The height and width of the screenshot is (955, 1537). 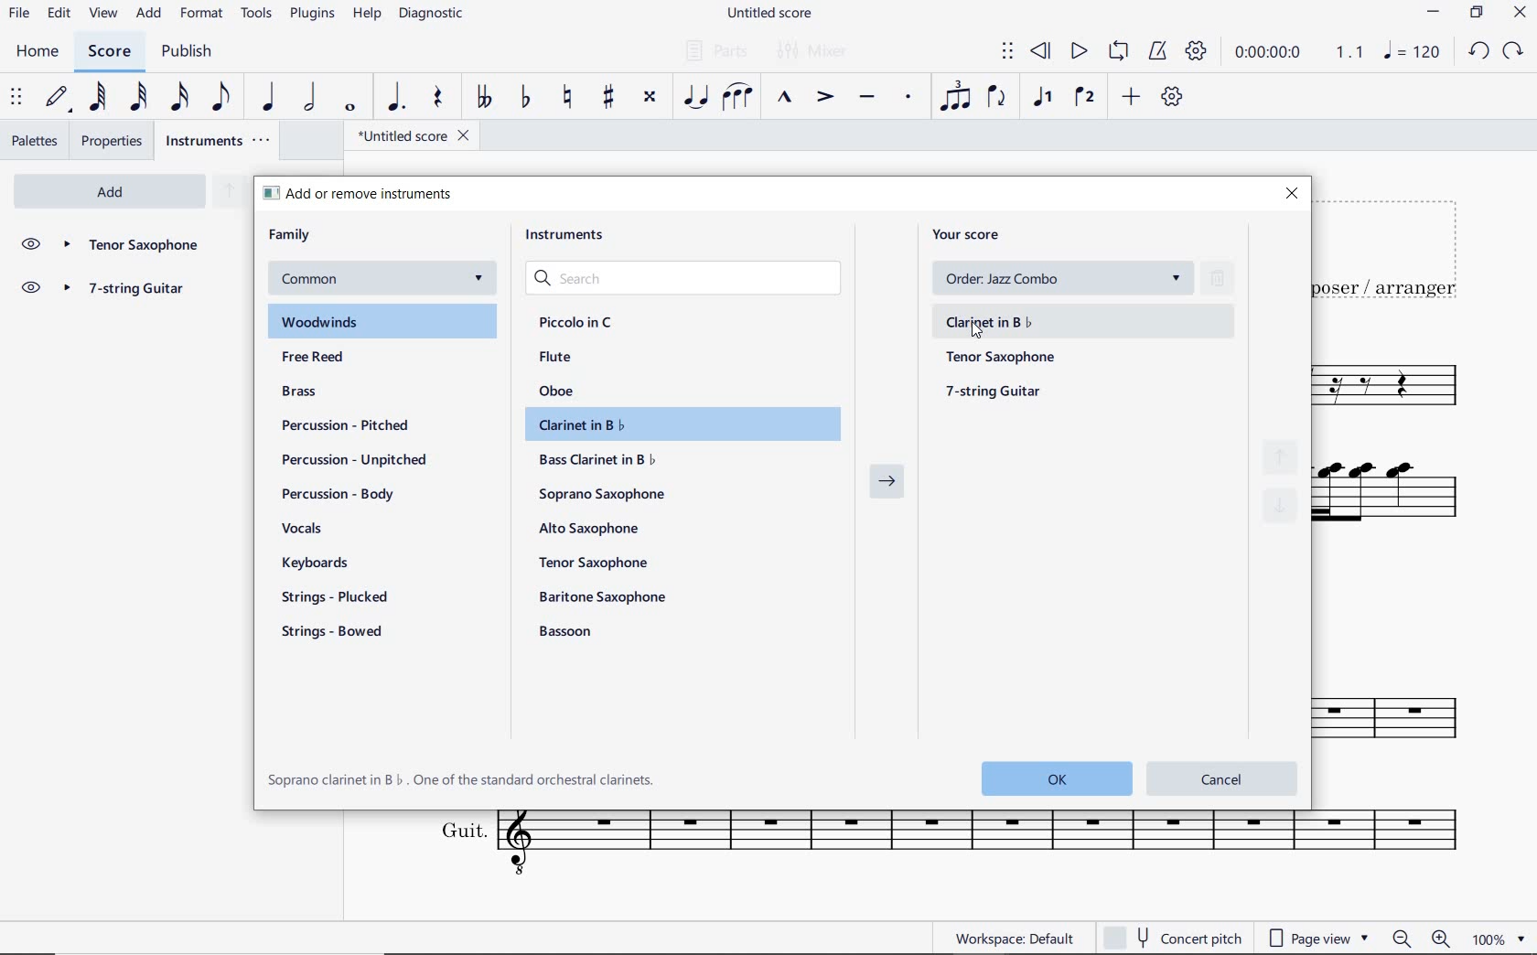 I want to click on HELP, so click(x=364, y=16).